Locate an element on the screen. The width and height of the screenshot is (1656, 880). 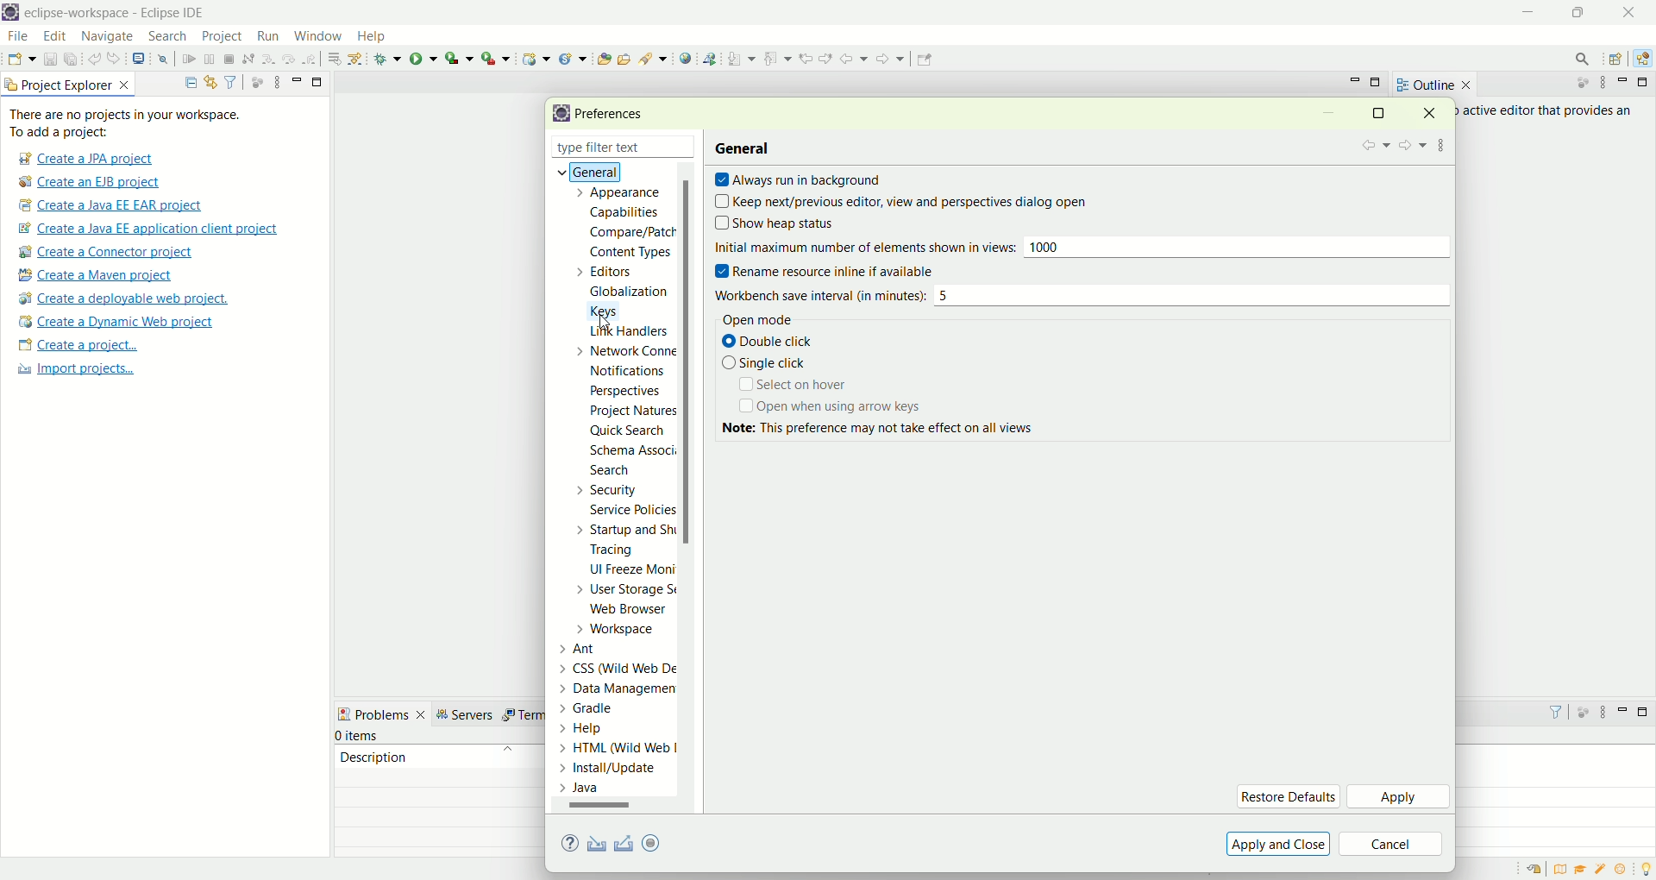
workbench save interval (in minutes): 5 is located at coordinates (1078, 296).